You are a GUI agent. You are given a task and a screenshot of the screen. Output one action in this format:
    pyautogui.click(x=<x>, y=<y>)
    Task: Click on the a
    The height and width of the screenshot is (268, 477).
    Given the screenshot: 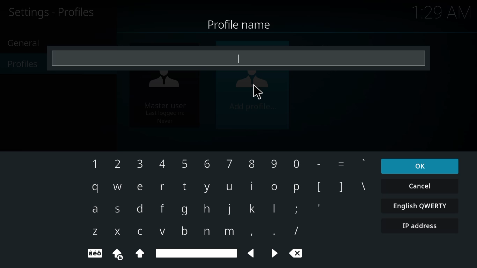 What is the action you would take?
    pyautogui.click(x=94, y=211)
    